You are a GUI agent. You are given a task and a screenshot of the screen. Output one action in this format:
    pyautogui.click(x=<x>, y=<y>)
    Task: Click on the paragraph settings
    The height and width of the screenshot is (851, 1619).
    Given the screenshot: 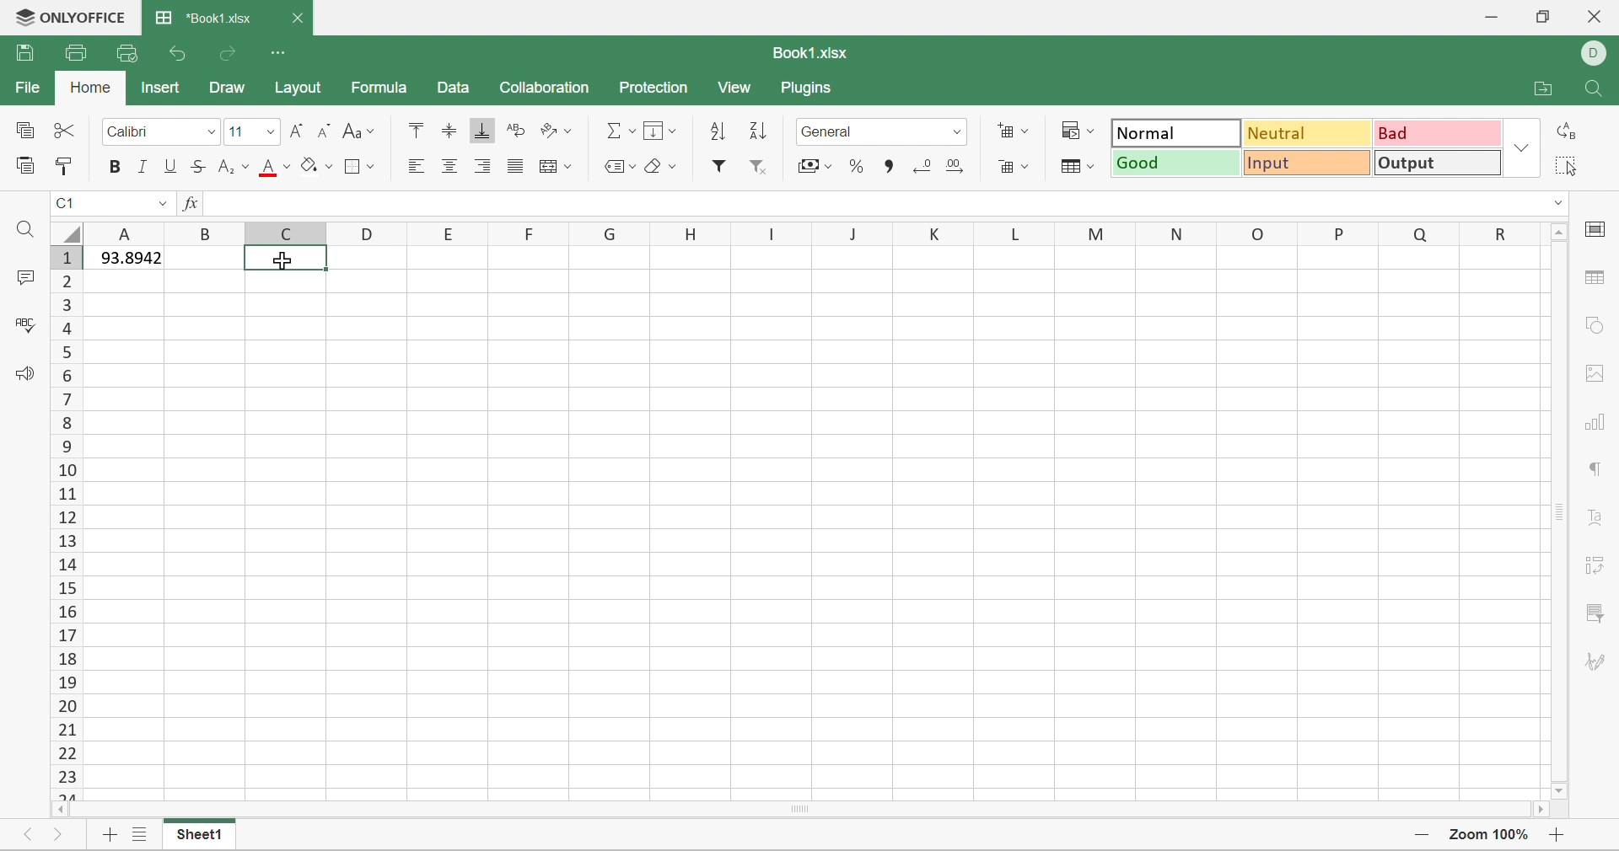 What is the action you would take?
    pyautogui.click(x=1597, y=468)
    